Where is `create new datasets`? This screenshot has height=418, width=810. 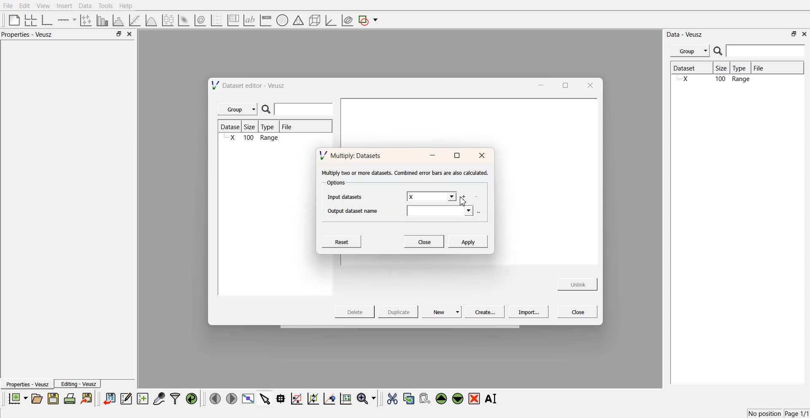 create new datasets is located at coordinates (143, 399).